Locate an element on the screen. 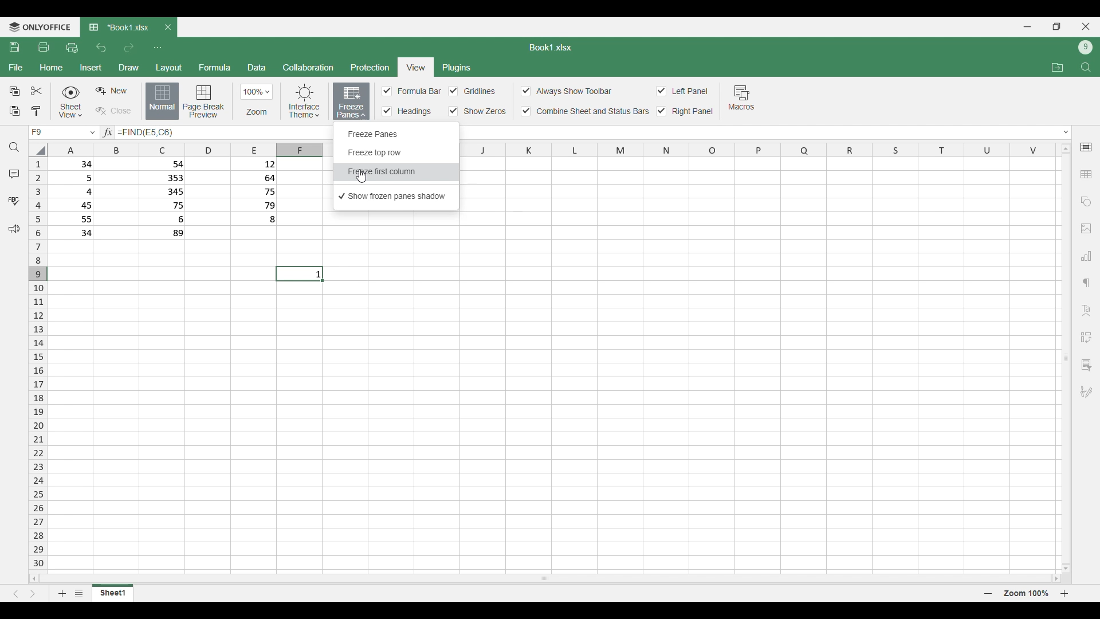 The image size is (1100, 619).  is located at coordinates (407, 112).